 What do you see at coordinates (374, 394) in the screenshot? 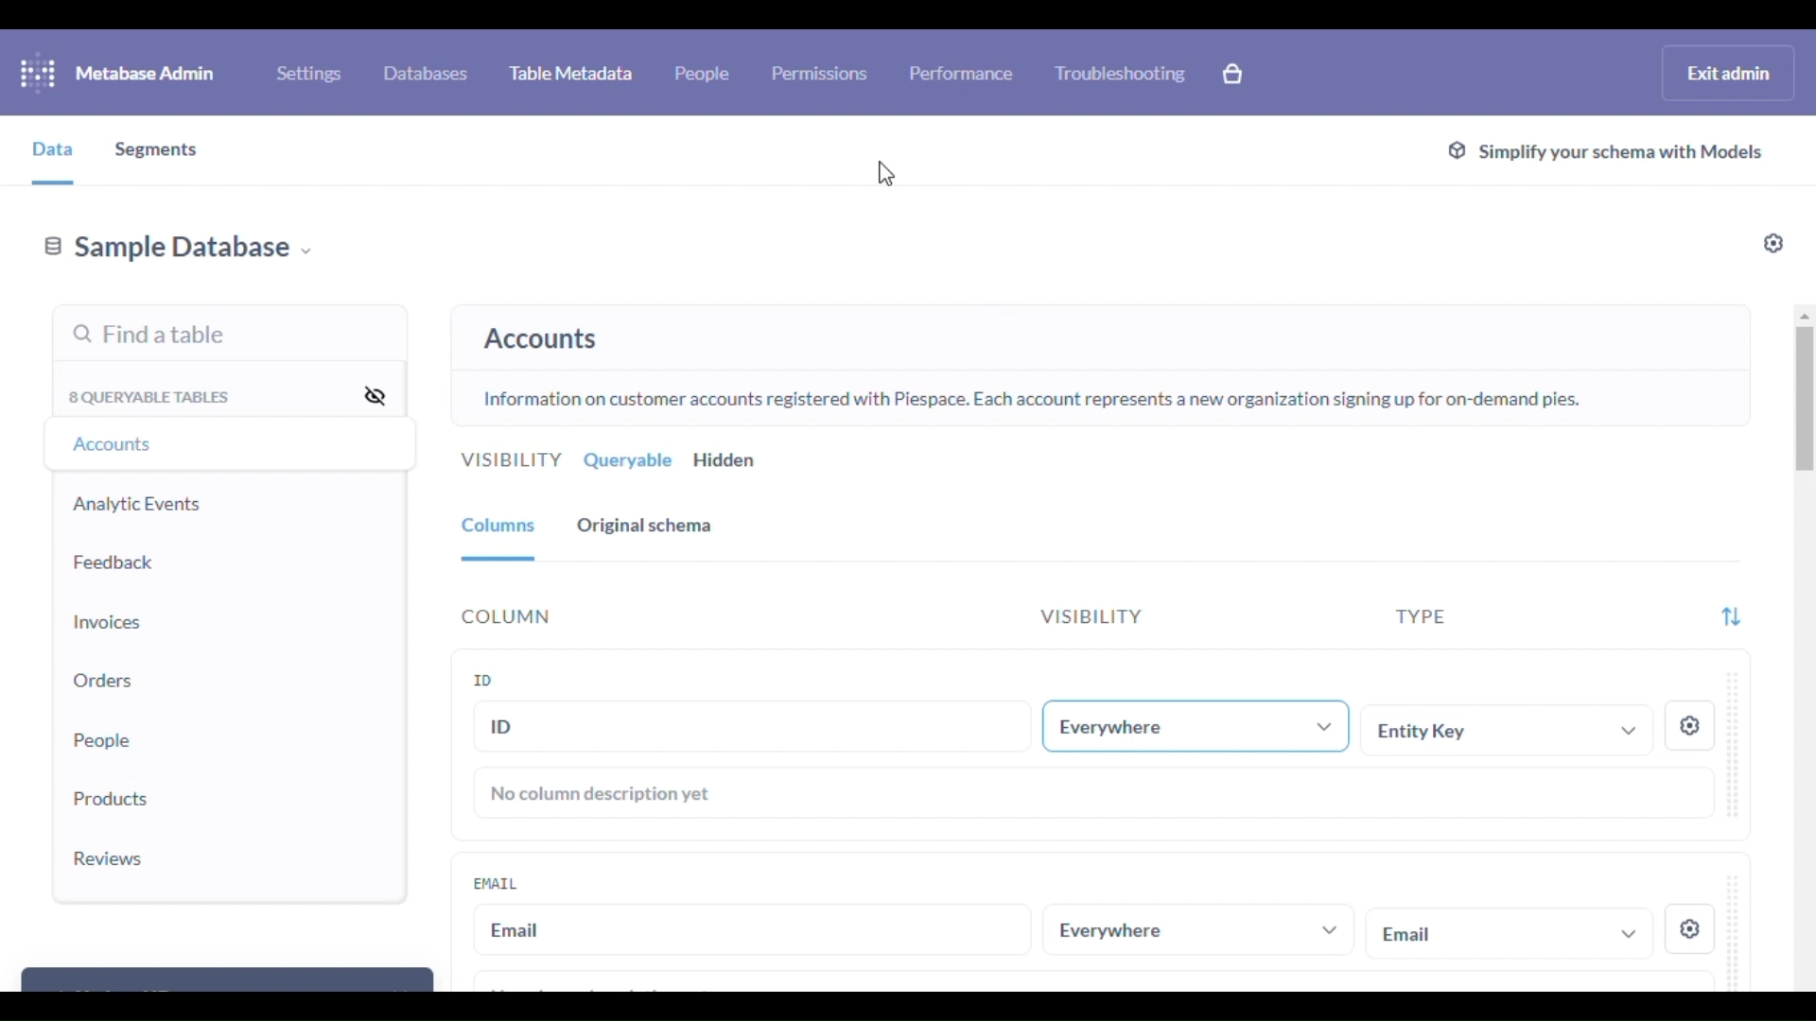
I see `hide all` at bounding box center [374, 394].